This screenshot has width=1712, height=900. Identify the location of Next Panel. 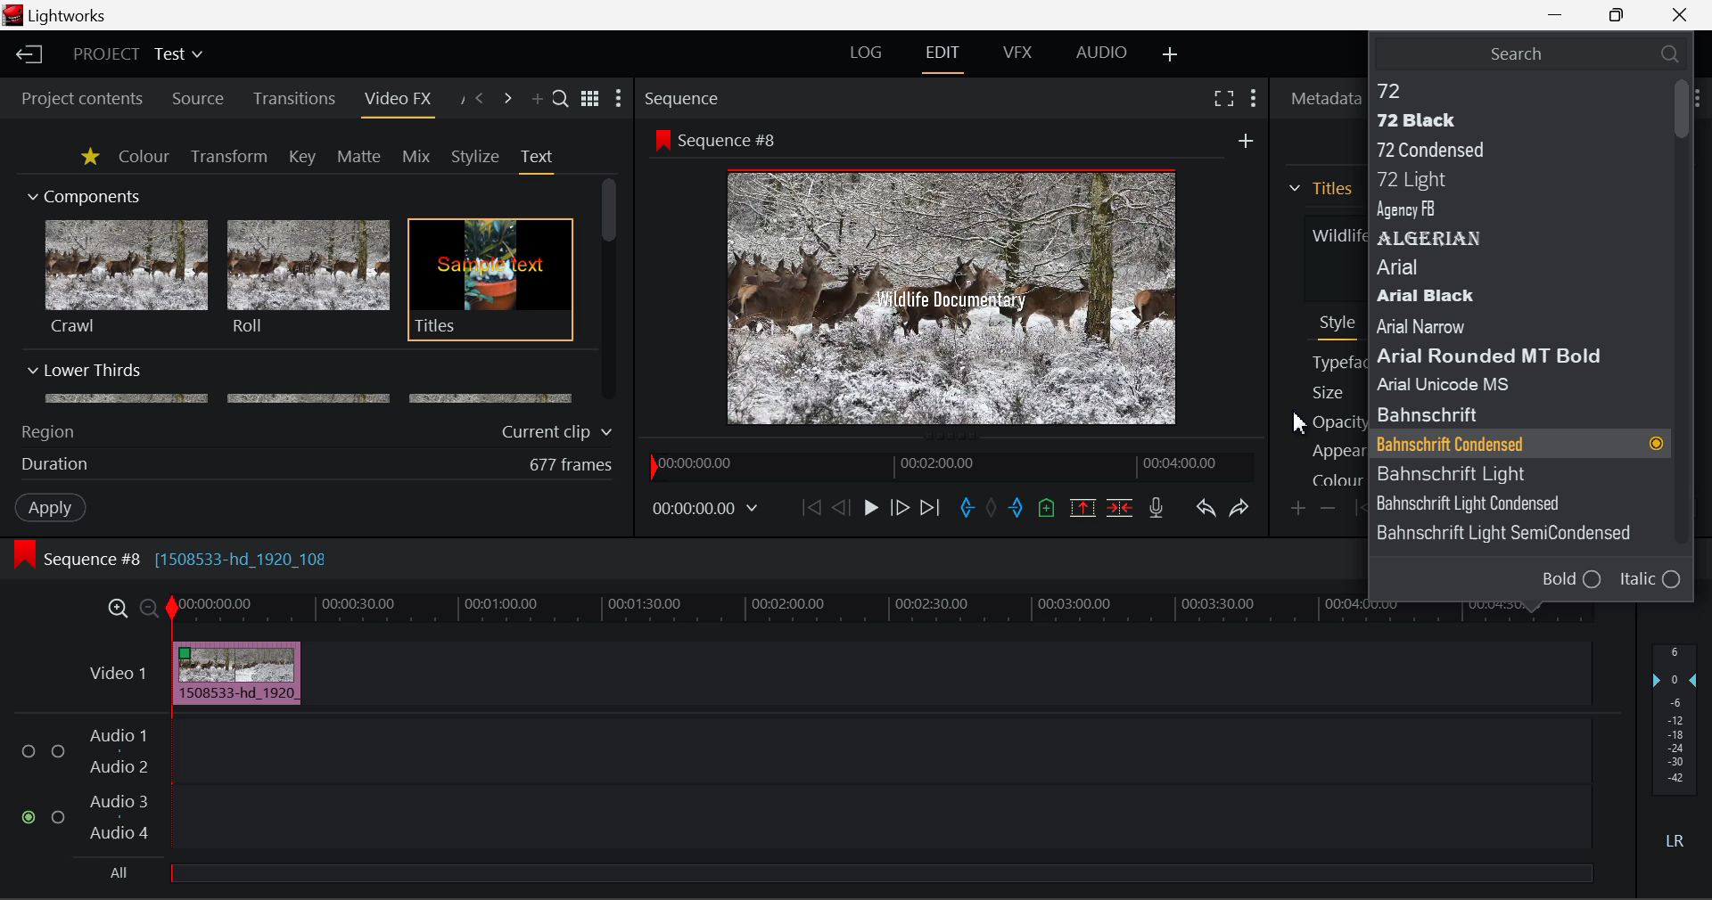
(510, 100).